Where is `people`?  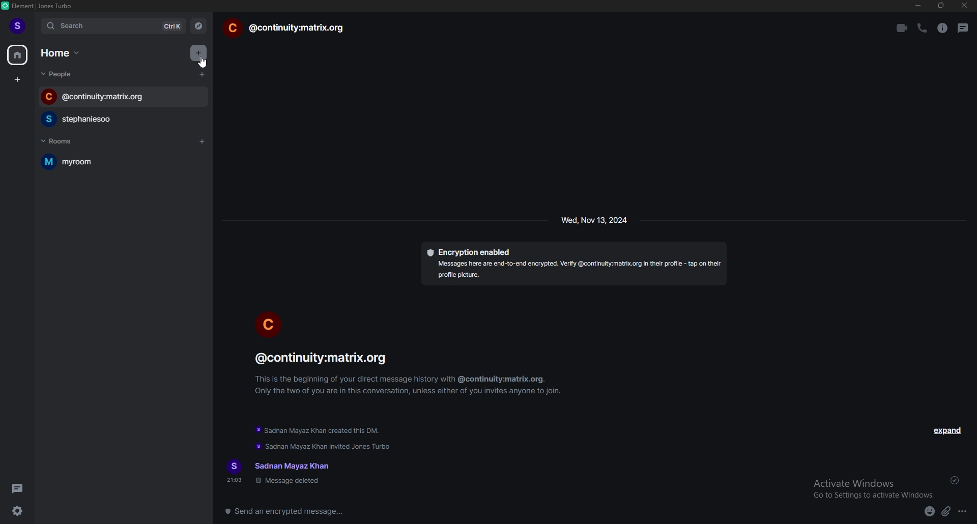 people is located at coordinates (61, 74).